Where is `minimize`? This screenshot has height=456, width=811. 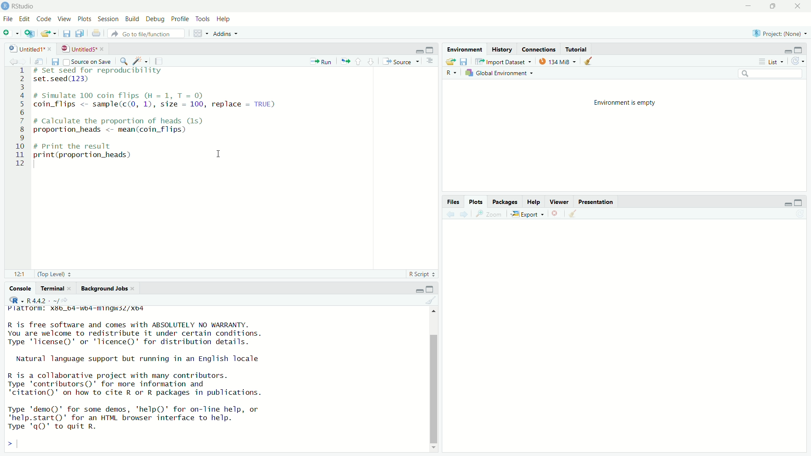 minimize is located at coordinates (416, 49).